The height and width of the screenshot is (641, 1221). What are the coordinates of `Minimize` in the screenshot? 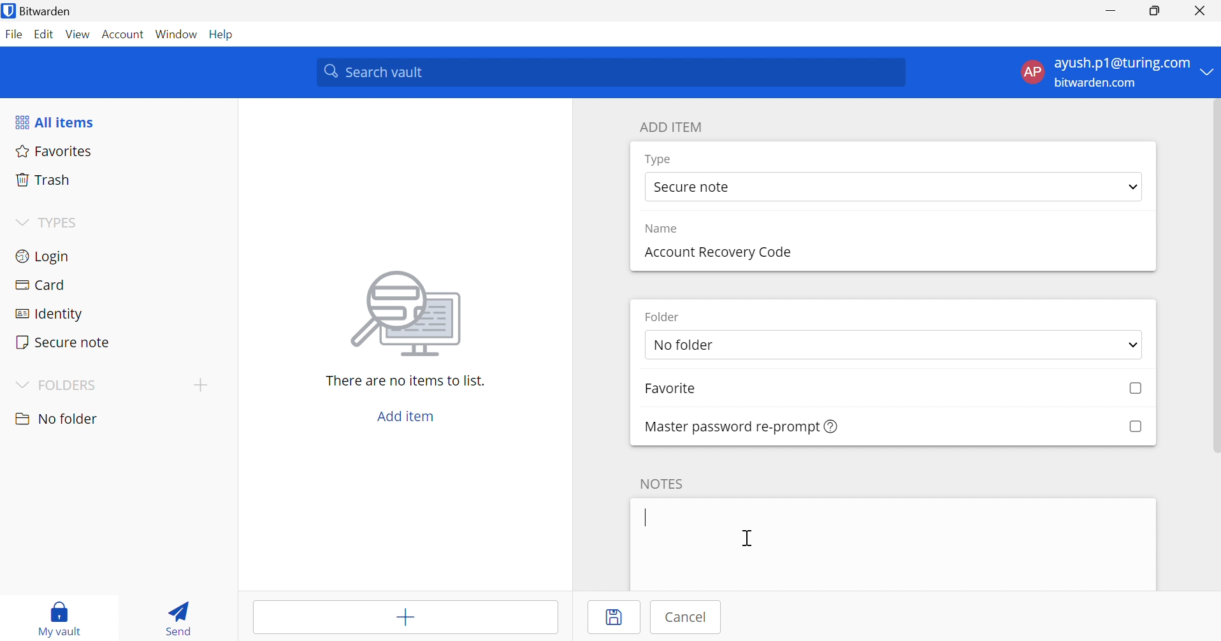 It's located at (1110, 12).